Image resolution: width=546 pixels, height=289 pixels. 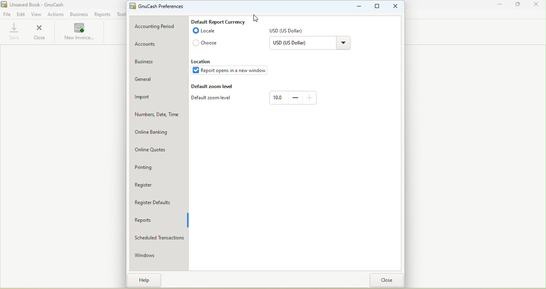 I want to click on New invoice, so click(x=79, y=32).